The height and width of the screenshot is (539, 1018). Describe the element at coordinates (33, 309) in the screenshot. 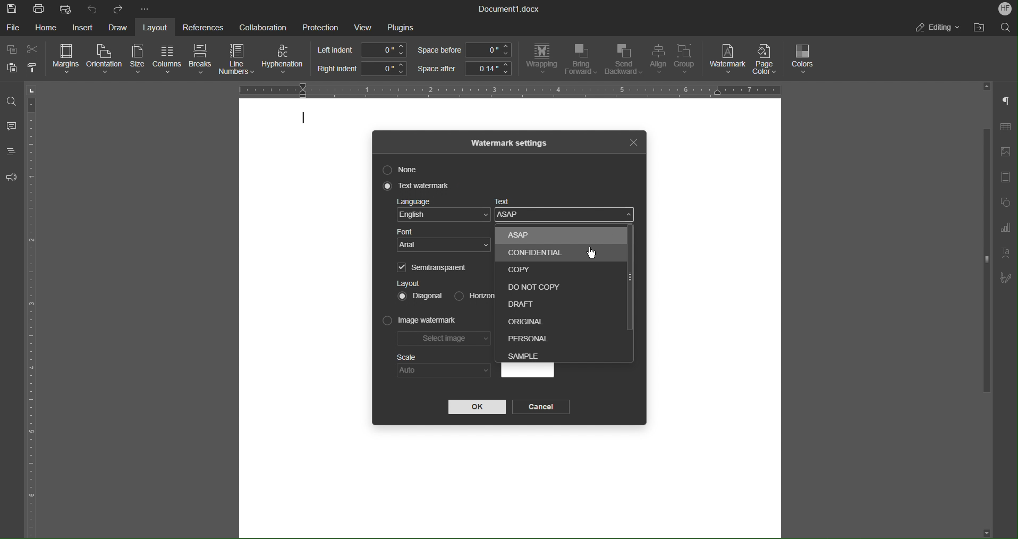

I see `Vertical Ruler` at that location.